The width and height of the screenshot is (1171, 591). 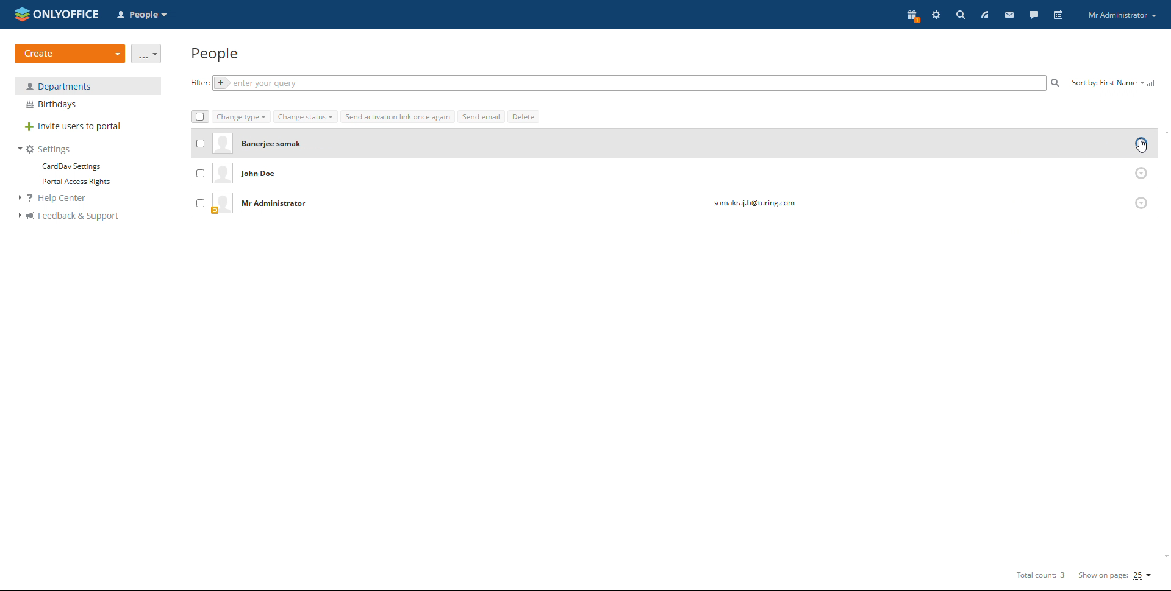 What do you see at coordinates (72, 182) in the screenshot?
I see `portal access rights` at bounding box center [72, 182].